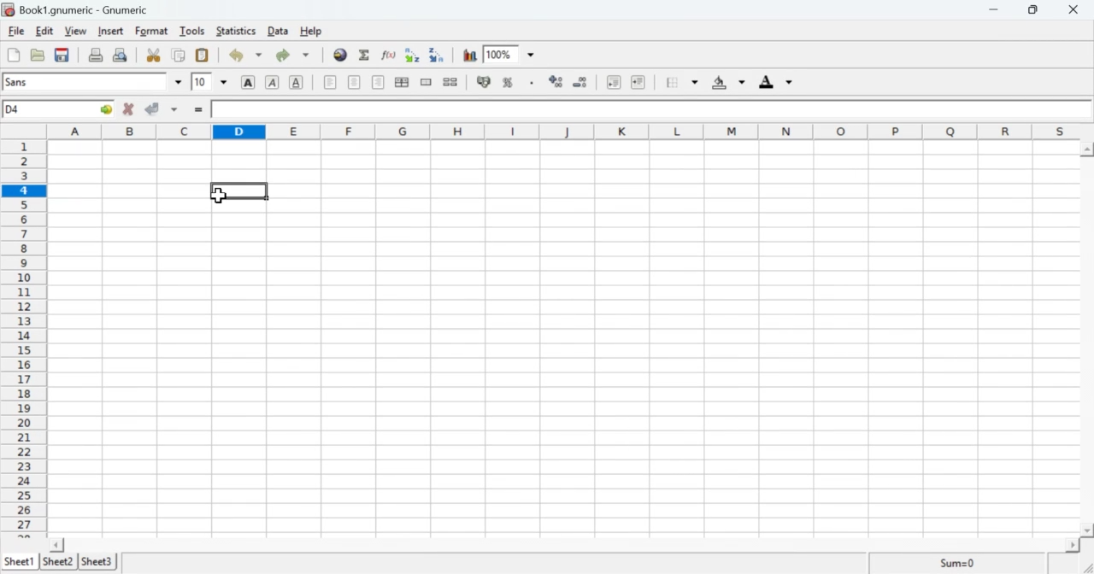  What do you see at coordinates (154, 56) in the screenshot?
I see `Cut` at bounding box center [154, 56].